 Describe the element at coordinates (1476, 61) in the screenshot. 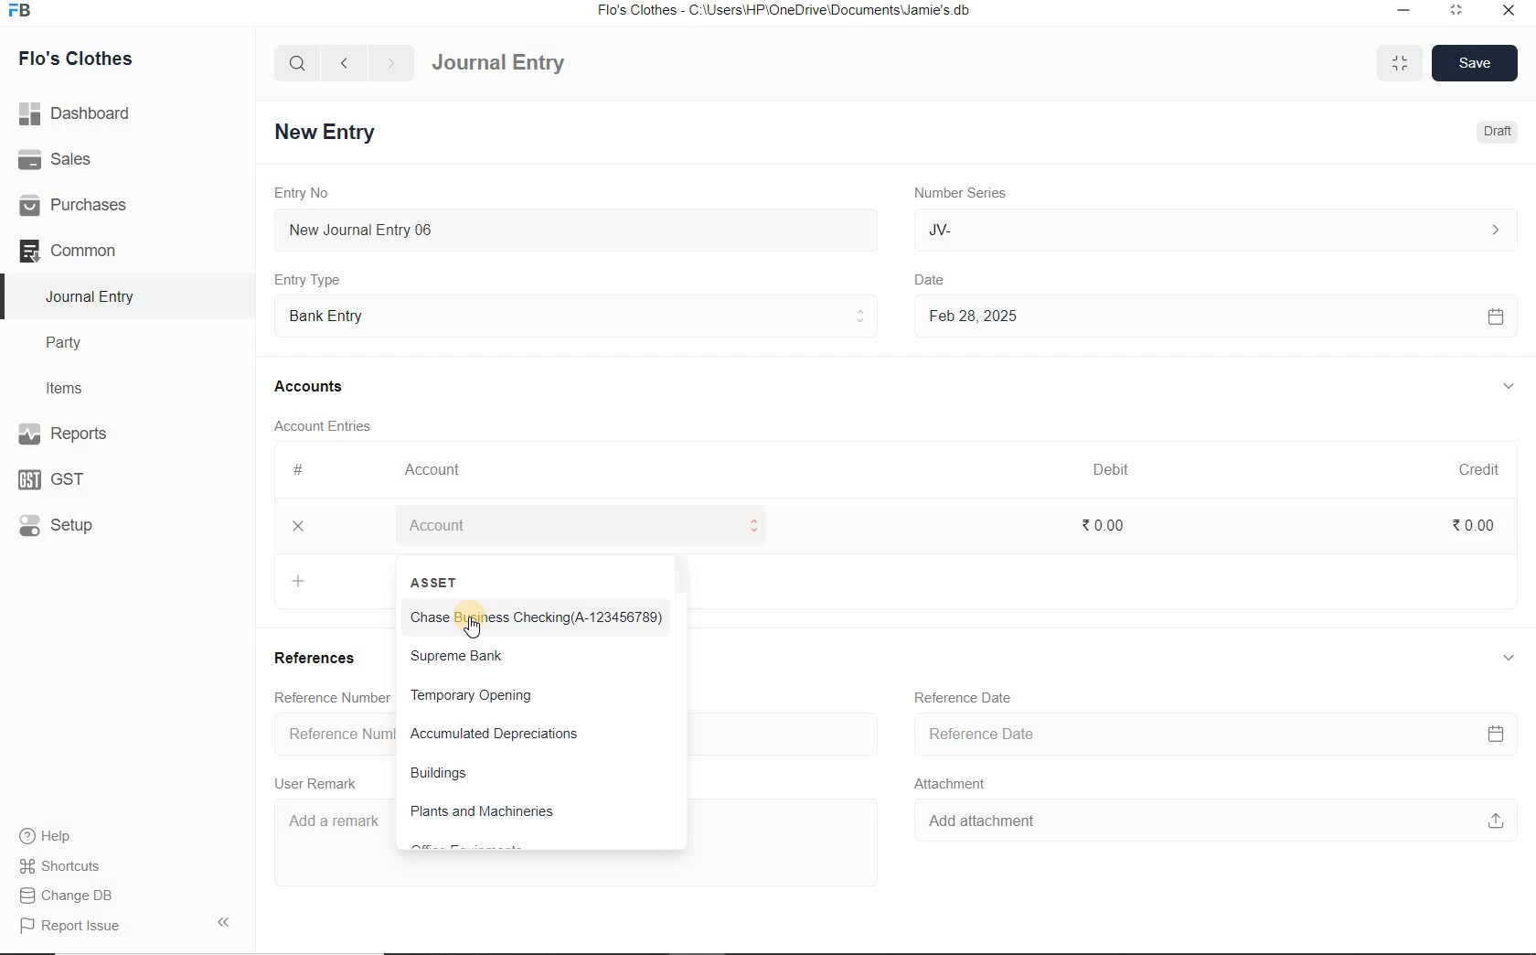

I see `Save` at that location.